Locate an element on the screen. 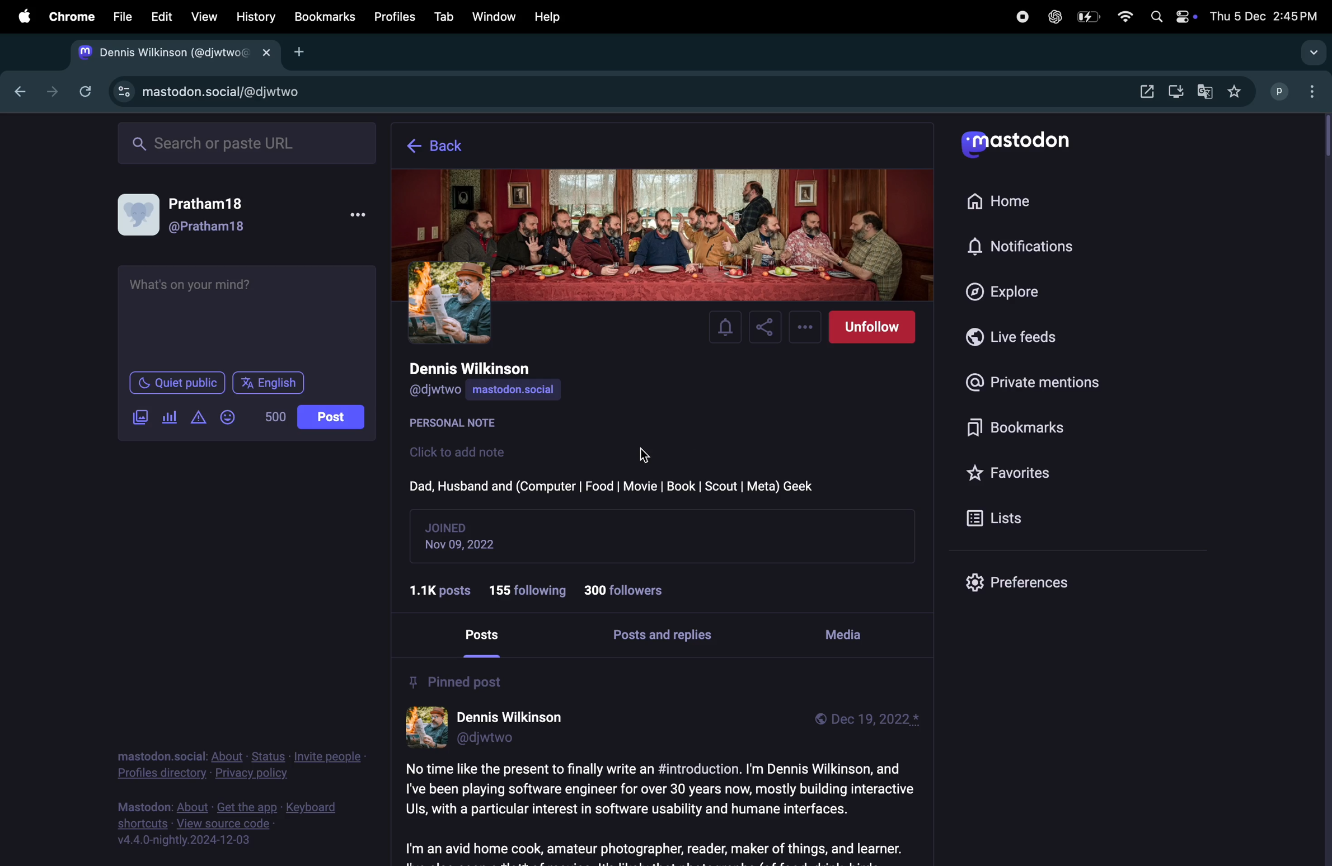 The width and height of the screenshot is (1332, 866). poll is located at coordinates (169, 415).